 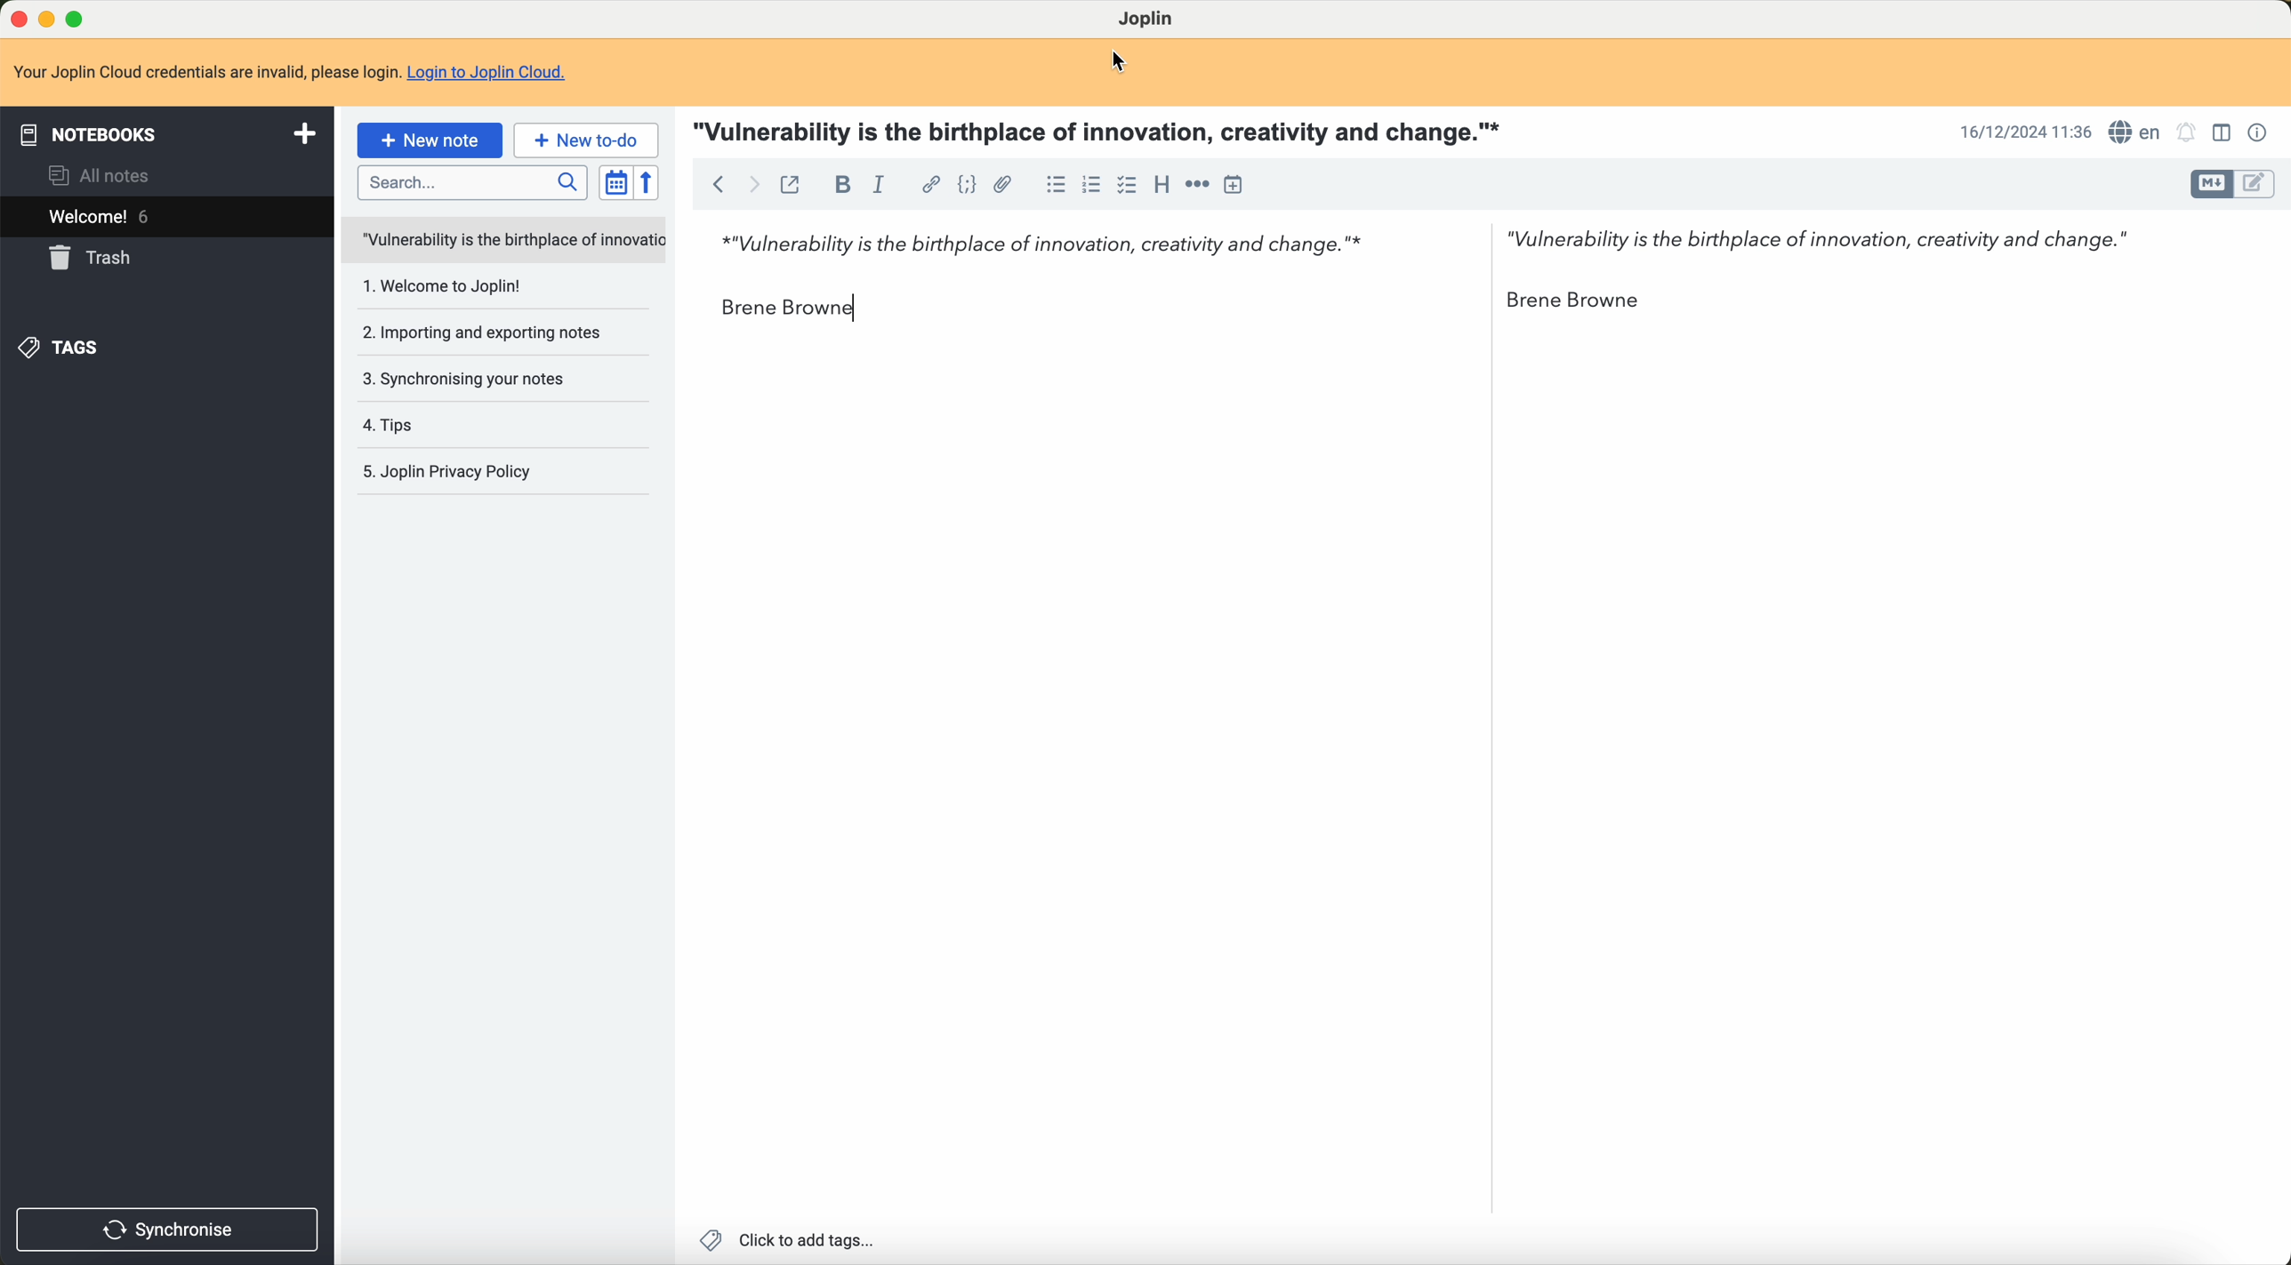 I want to click on bulleted list, so click(x=1054, y=184).